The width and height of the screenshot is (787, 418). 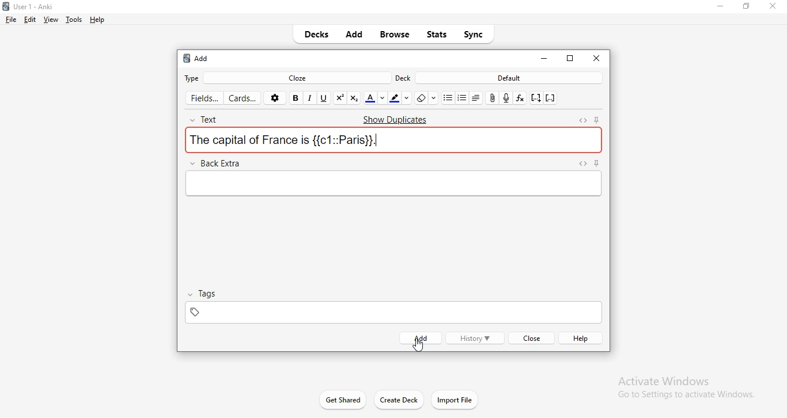 I want to click on close, so click(x=530, y=339).